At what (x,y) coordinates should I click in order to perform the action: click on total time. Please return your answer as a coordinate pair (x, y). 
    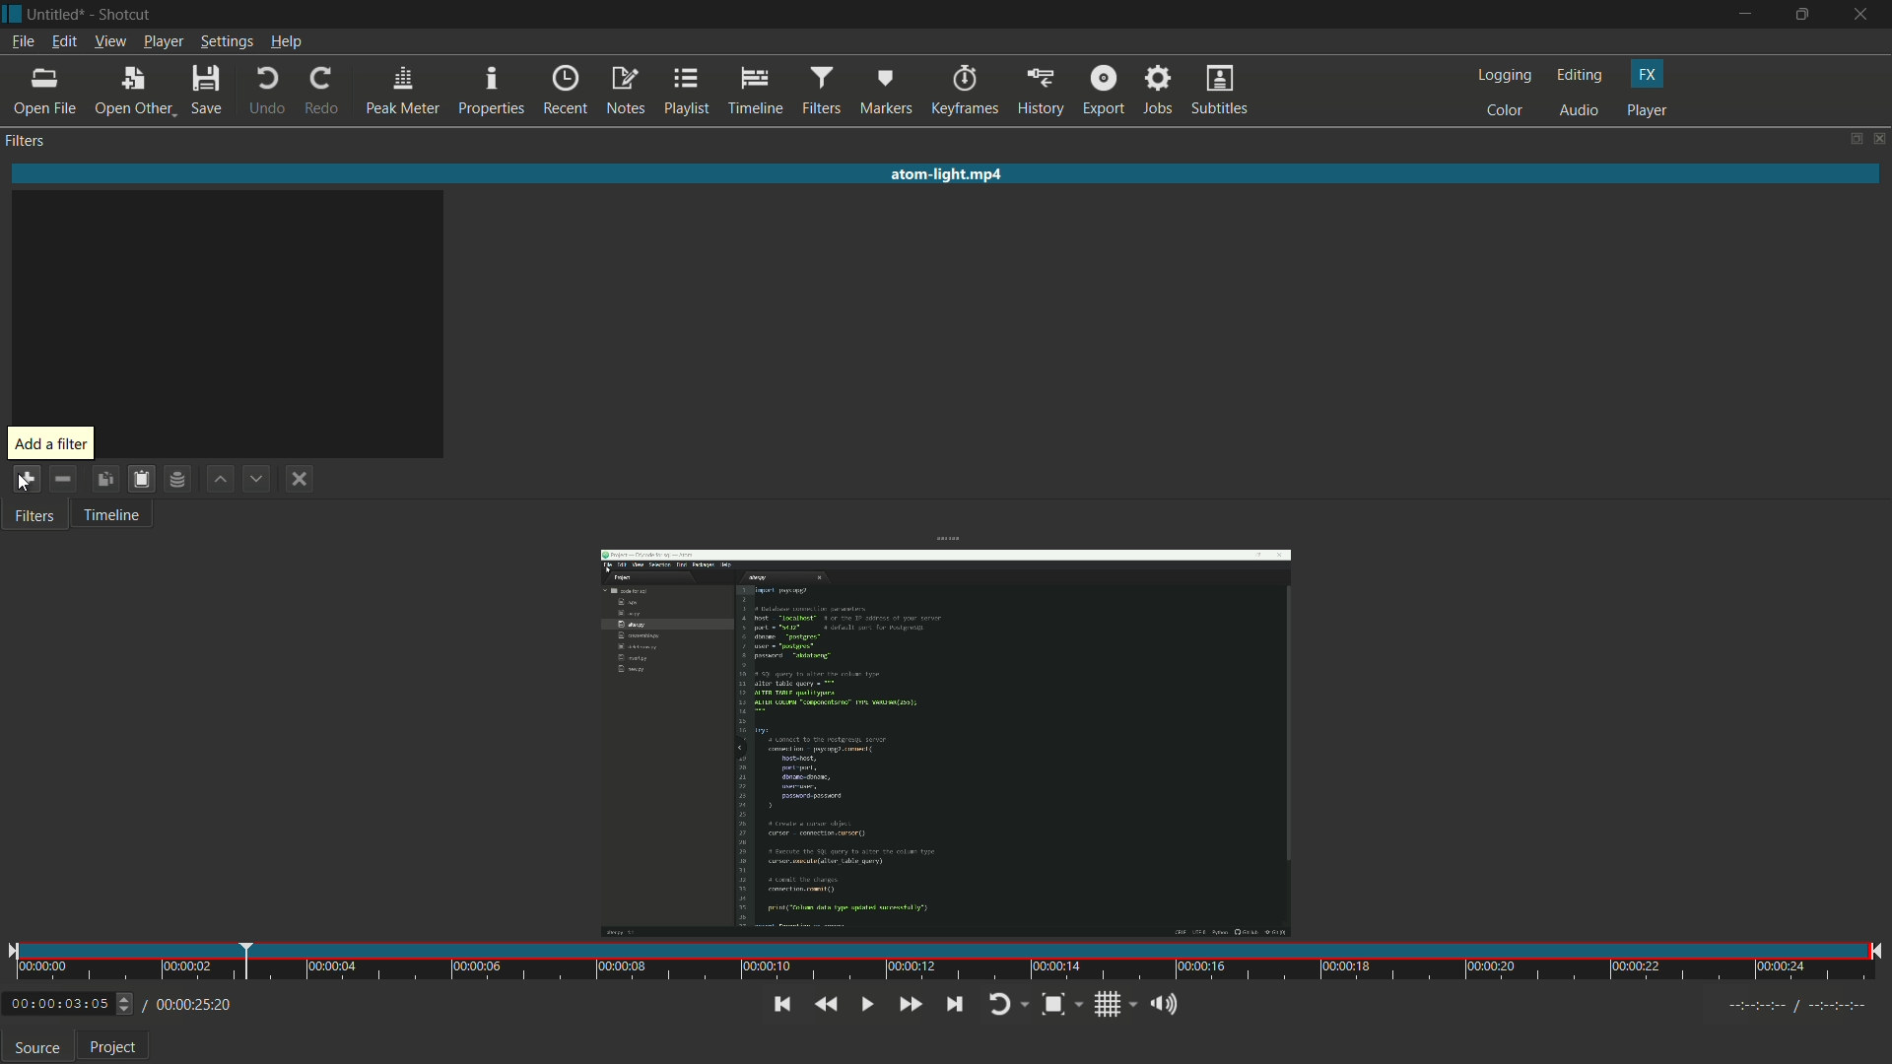
    Looking at the image, I should click on (191, 1005).